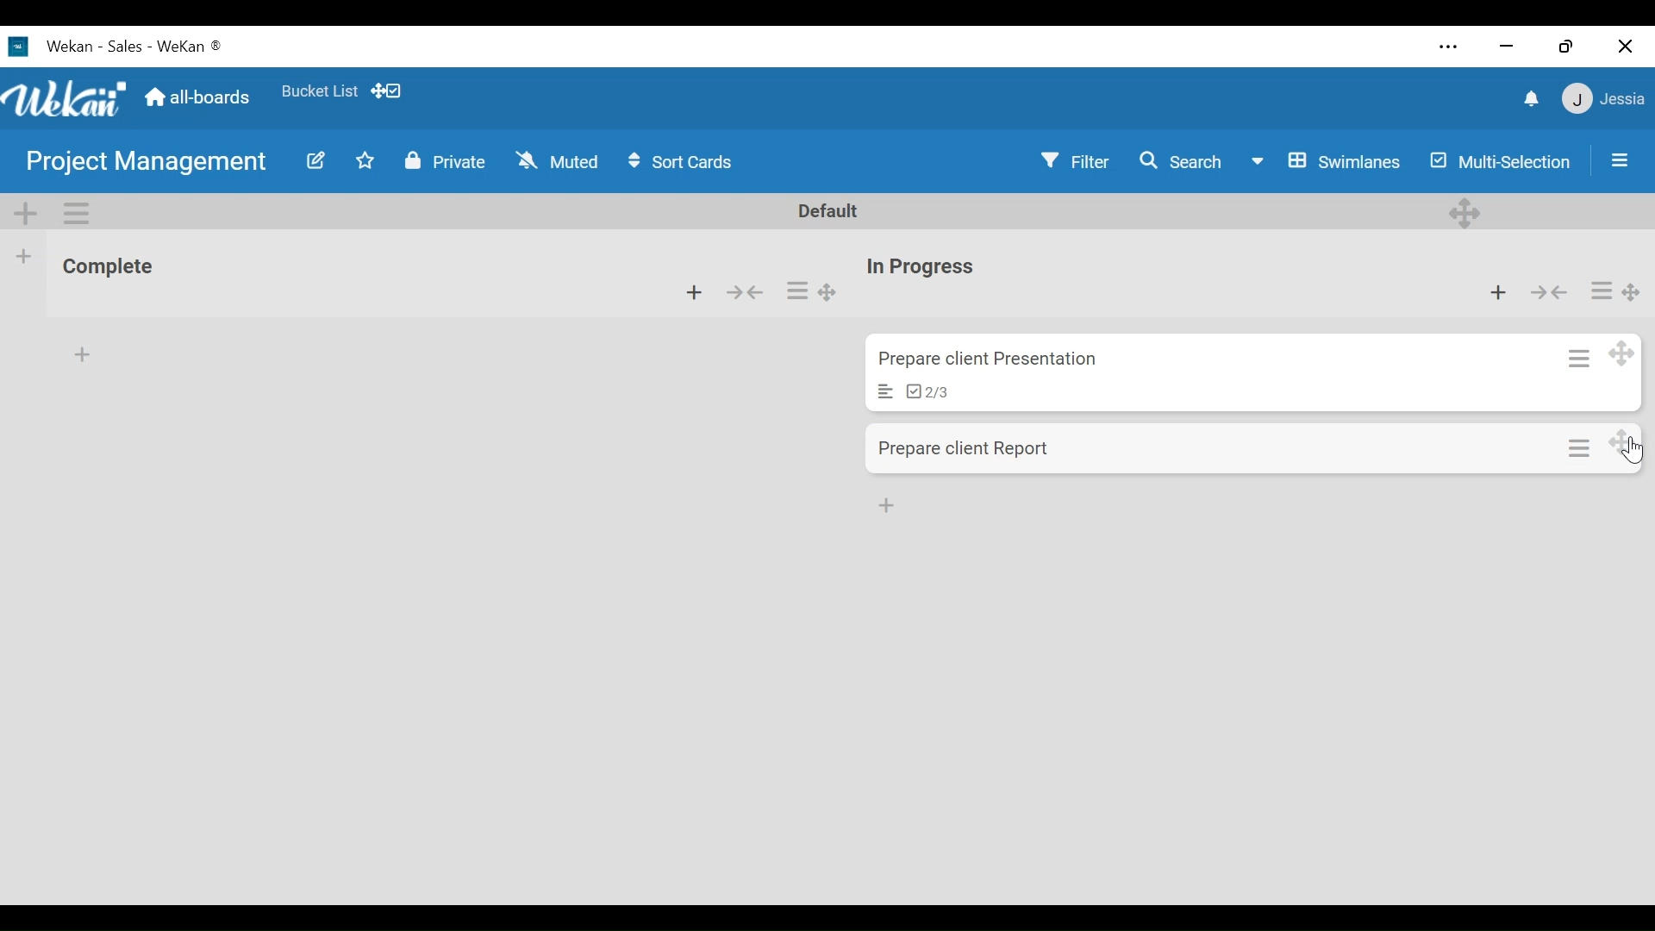  Describe the element at coordinates (447, 162) in the screenshot. I see `Private` at that location.